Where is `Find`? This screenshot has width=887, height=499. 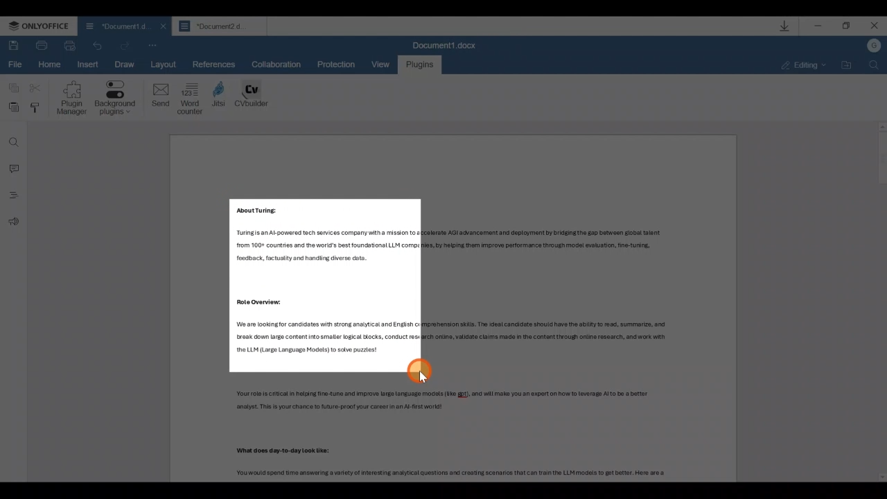
Find is located at coordinates (875, 68).